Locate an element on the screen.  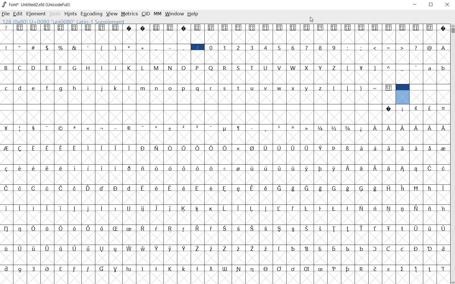
Symbol is located at coordinates (321, 128).